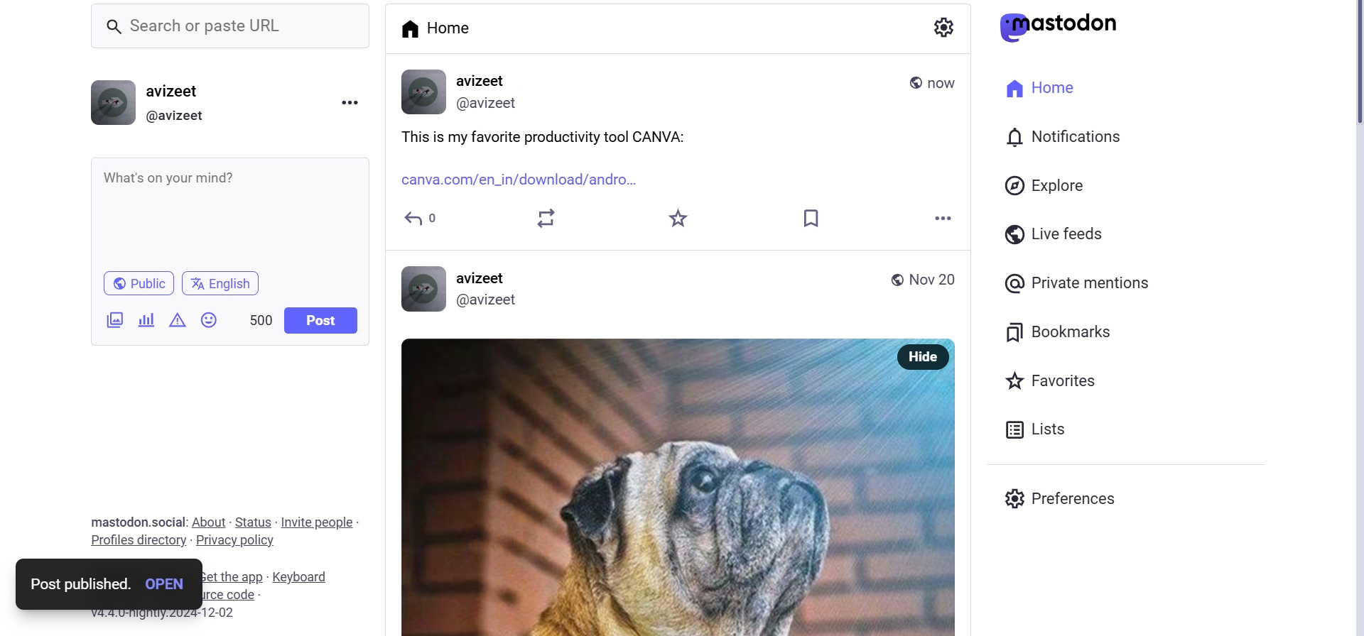 This screenshot has width=1364, height=636. Describe the element at coordinates (1078, 138) in the screenshot. I see `notification` at that location.